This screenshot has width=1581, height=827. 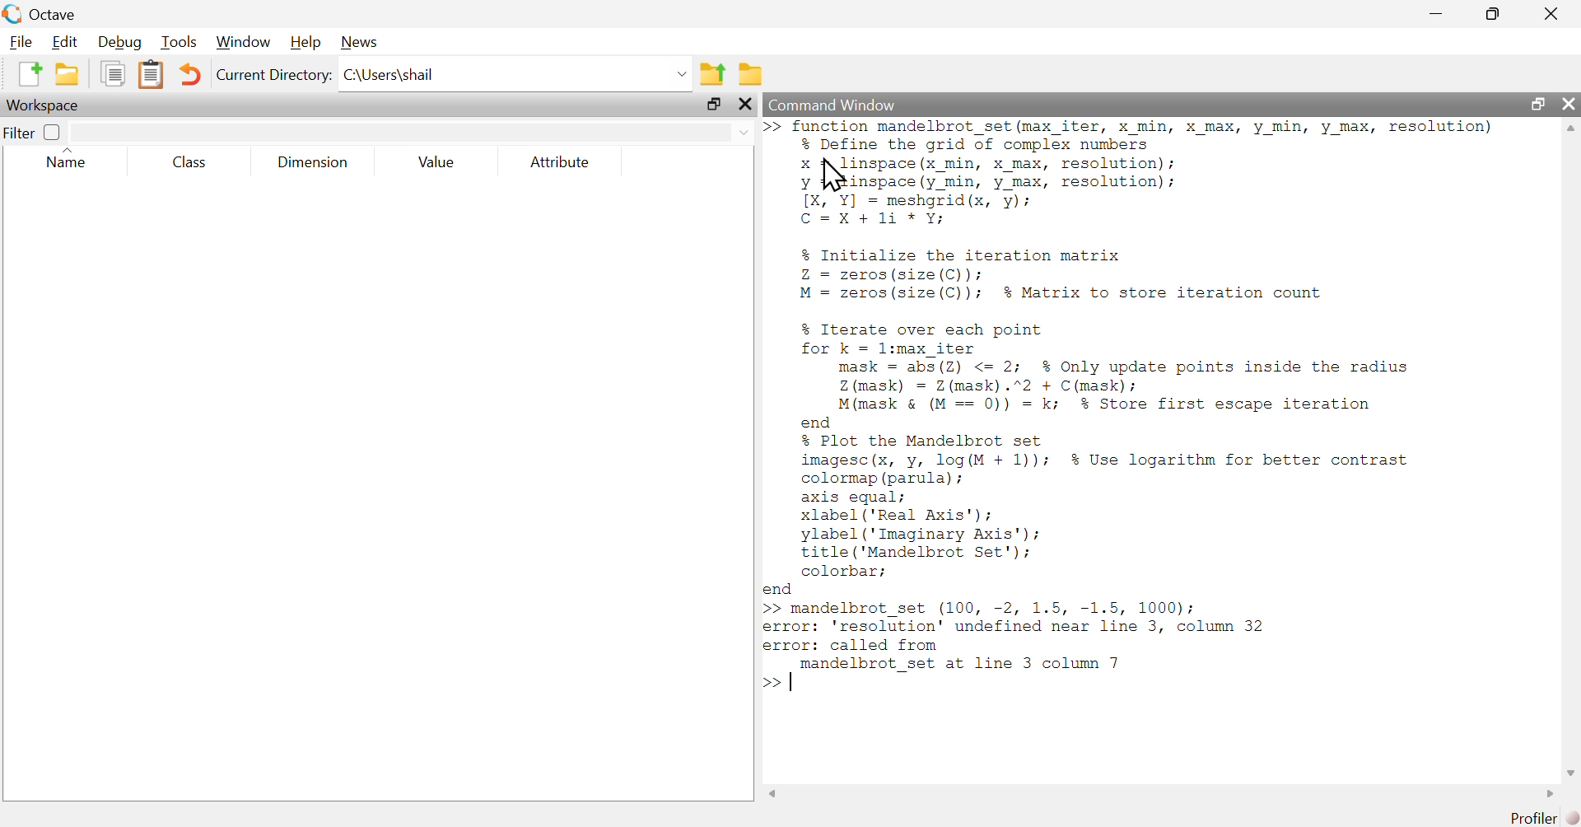 I want to click on close, so click(x=746, y=105).